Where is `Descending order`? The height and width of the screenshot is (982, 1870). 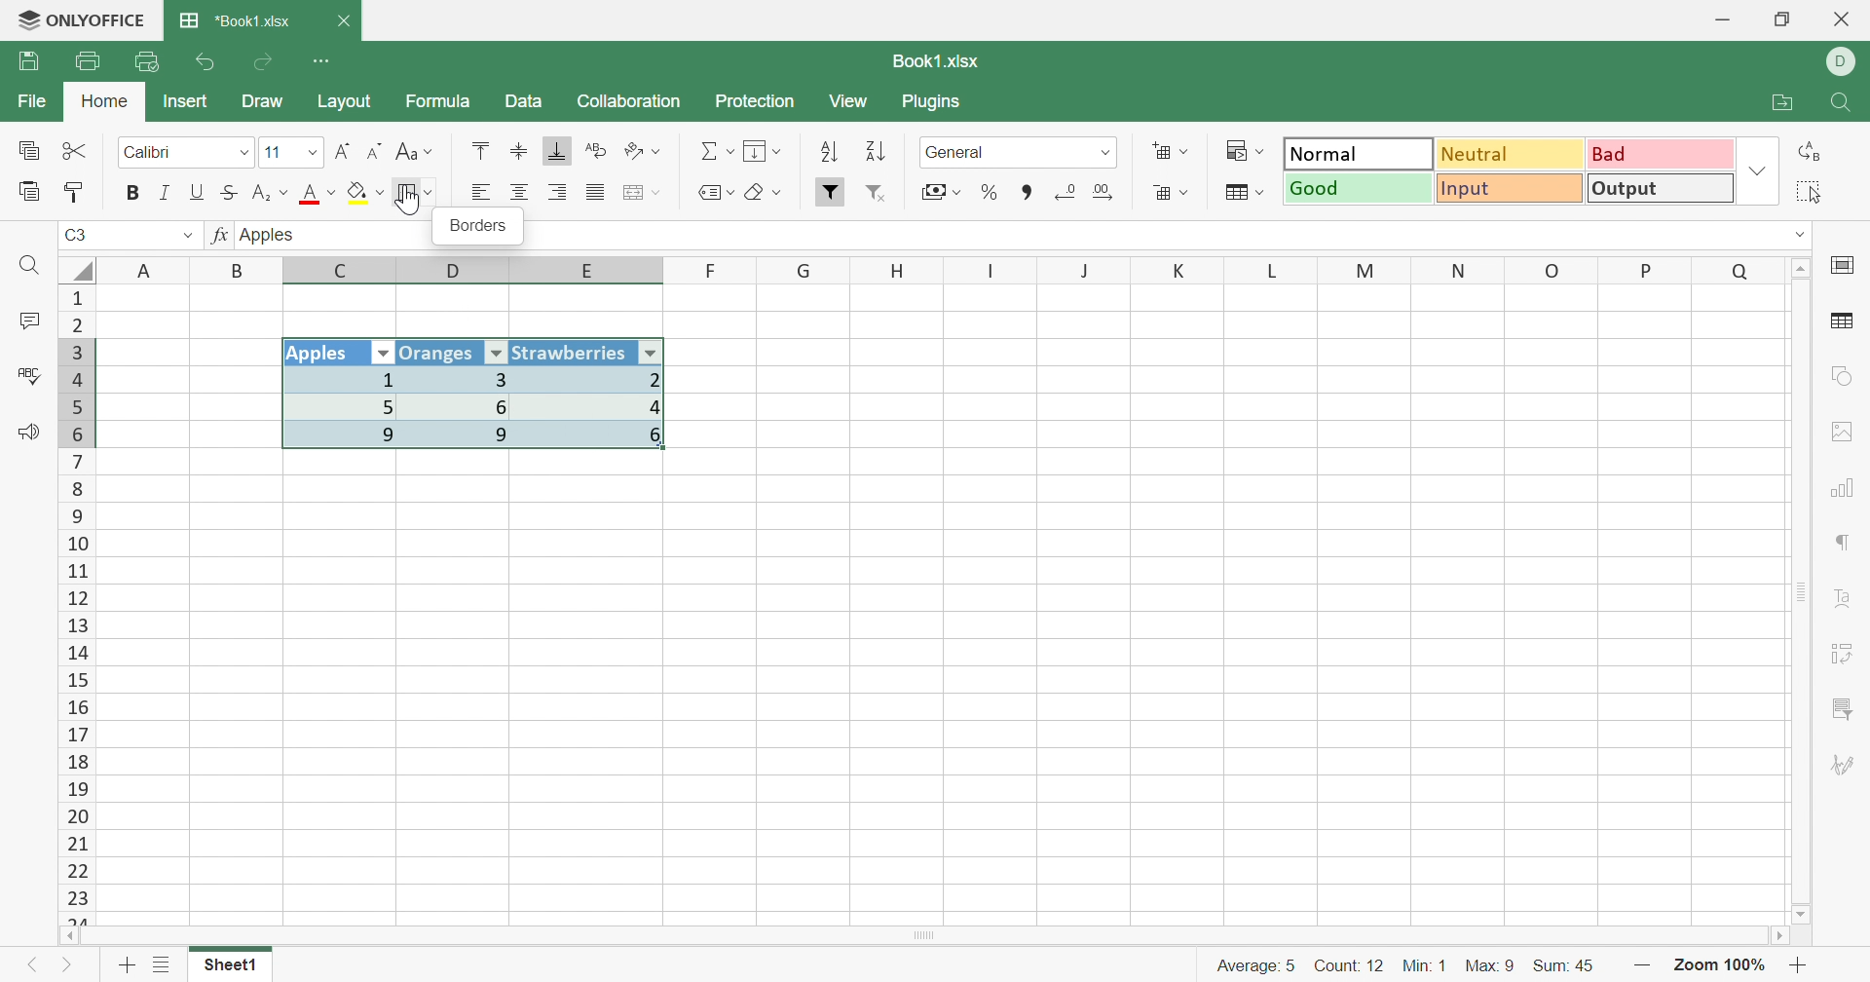 Descending order is located at coordinates (873, 154).